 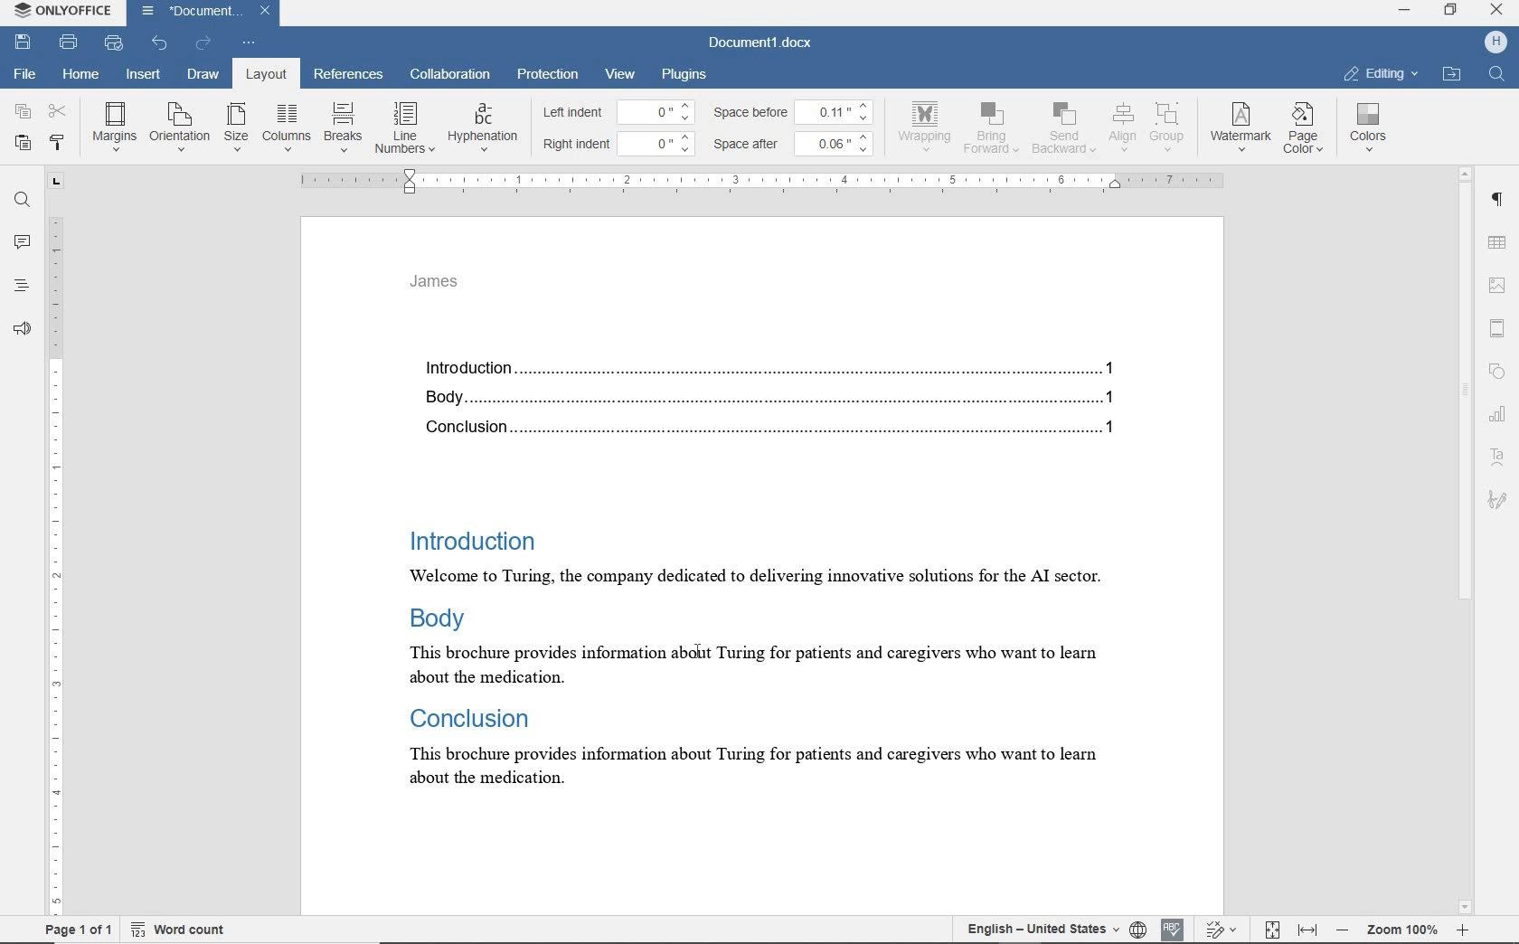 What do you see at coordinates (55, 543) in the screenshot?
I see `ruler` at bounding box center [55, 543].